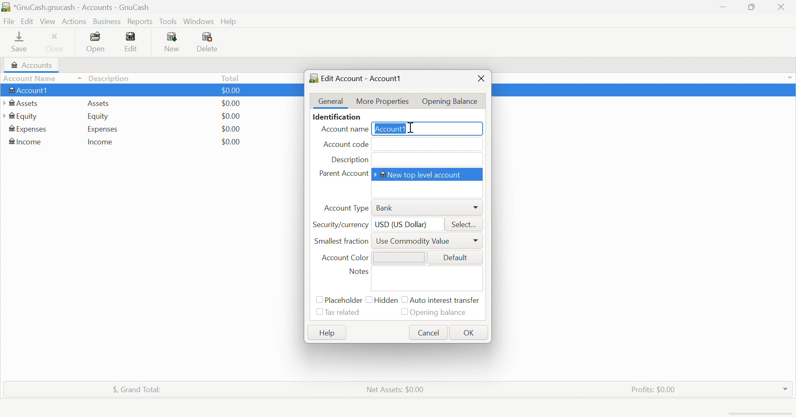 This screenshot has height=417, width=796. What do you see at coordinates (231, 103) in the screenshot?
I see `$0.00` at bounding box center [231, 103].